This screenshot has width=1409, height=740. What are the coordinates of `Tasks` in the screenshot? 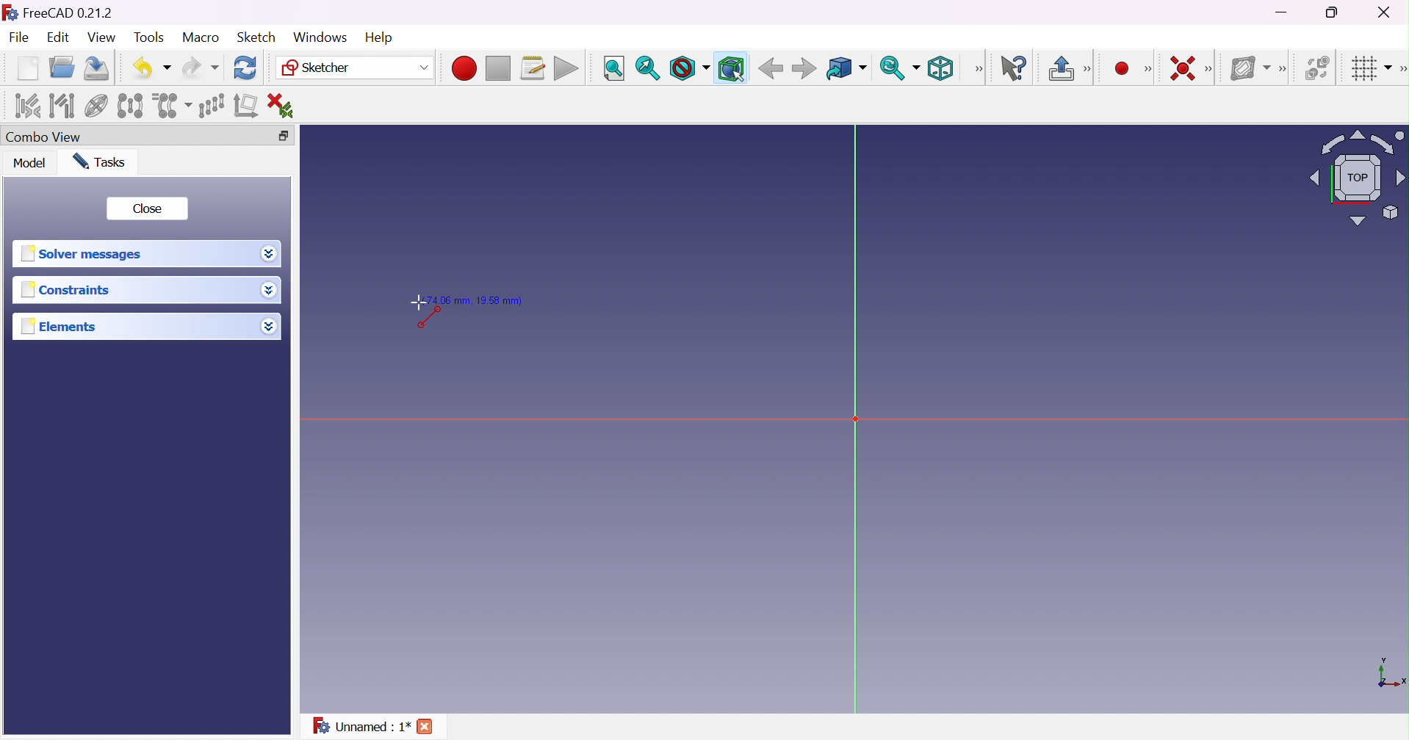 It's located at (104, 162).